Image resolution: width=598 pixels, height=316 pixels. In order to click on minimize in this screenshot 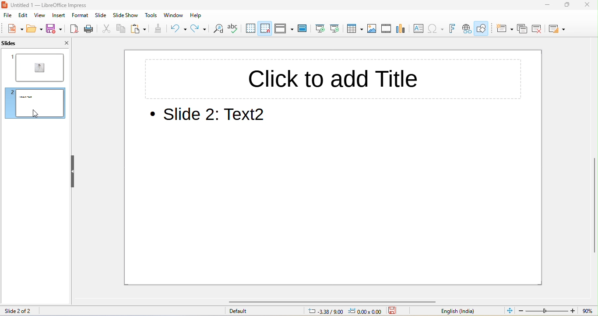, I will do `click(542, 5)`.